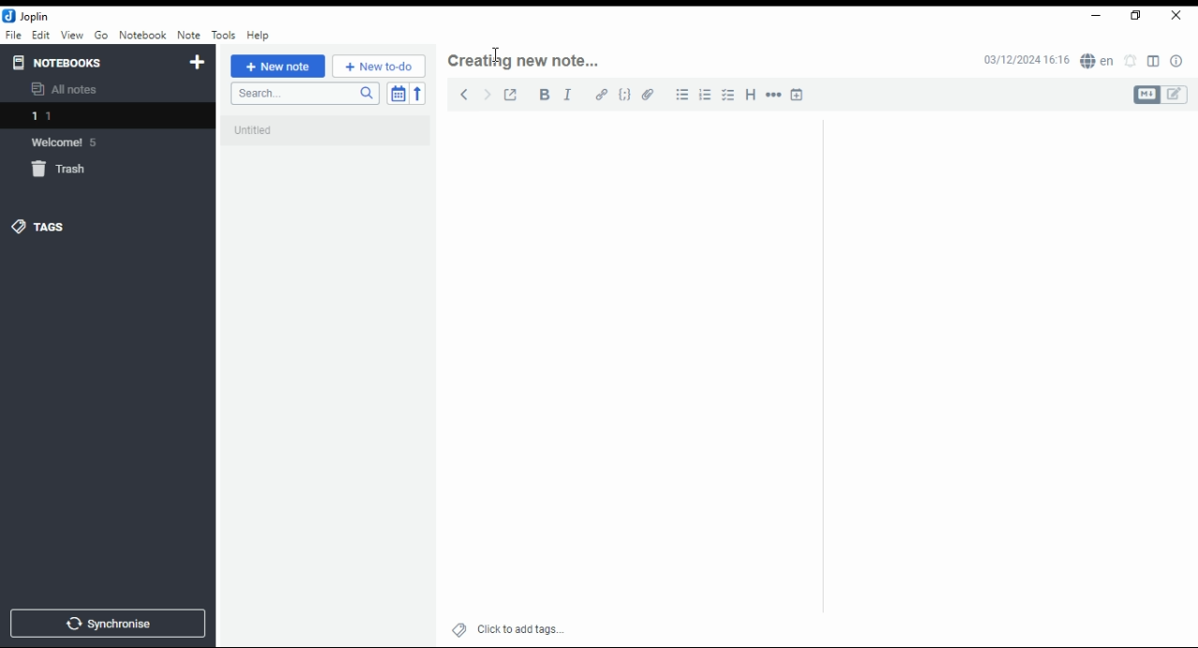 The image size is (1198, 648). Describe the element at coordinates (1093, 17) in the screenshot. I see `minimize` at that location.